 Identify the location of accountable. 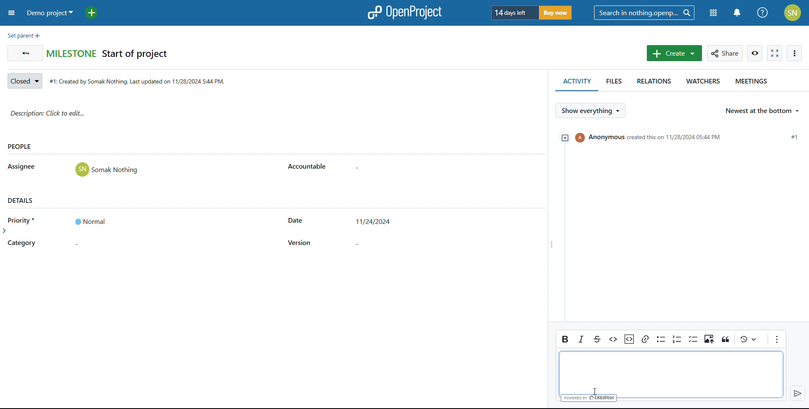
(308, 167).